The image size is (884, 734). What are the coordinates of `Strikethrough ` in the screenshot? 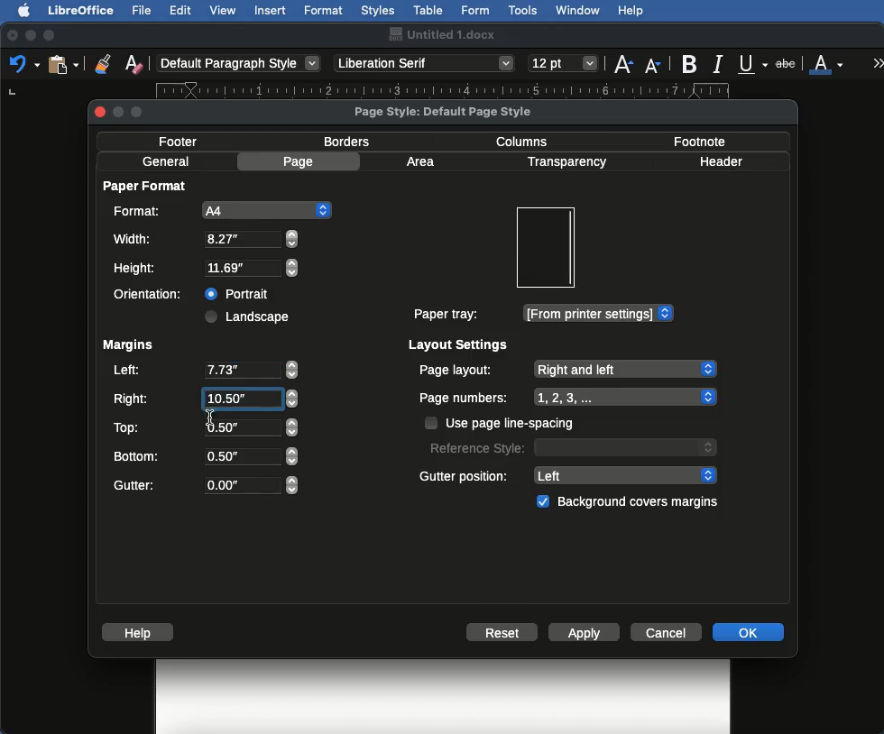 It's located at (787, 62).